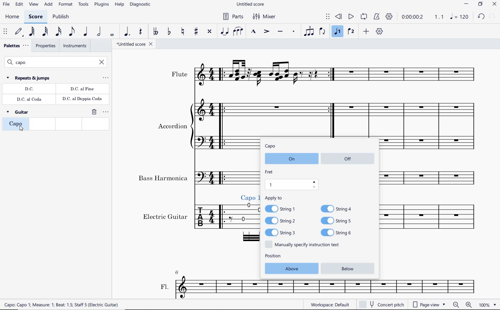  I want to click on restore down, so click(492, 17).